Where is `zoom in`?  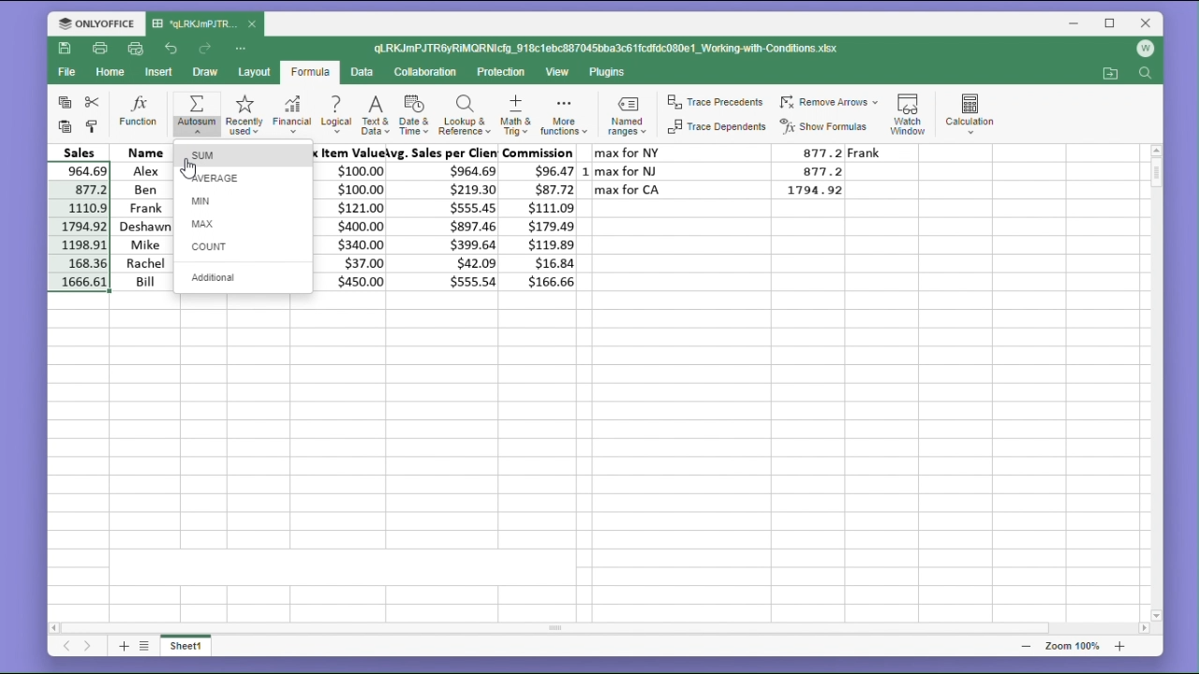
zoom in is located at coordinates (1119, 646).